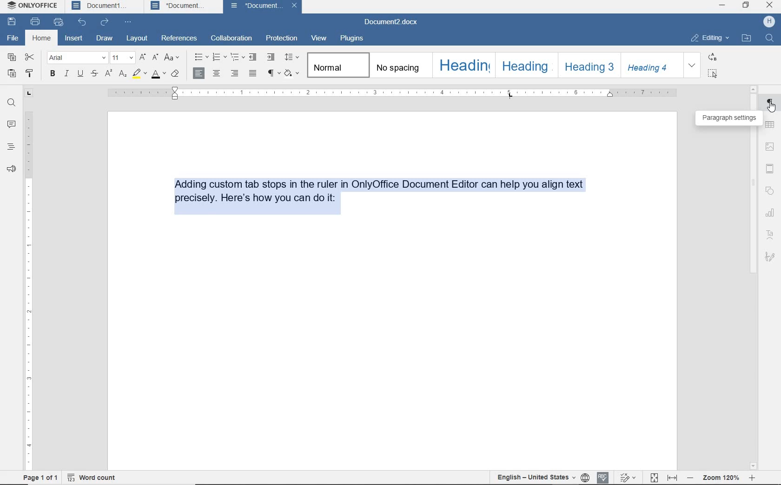 The image size is (781, 485). I want to click on customize quick access toolbar, so click(130, 23).